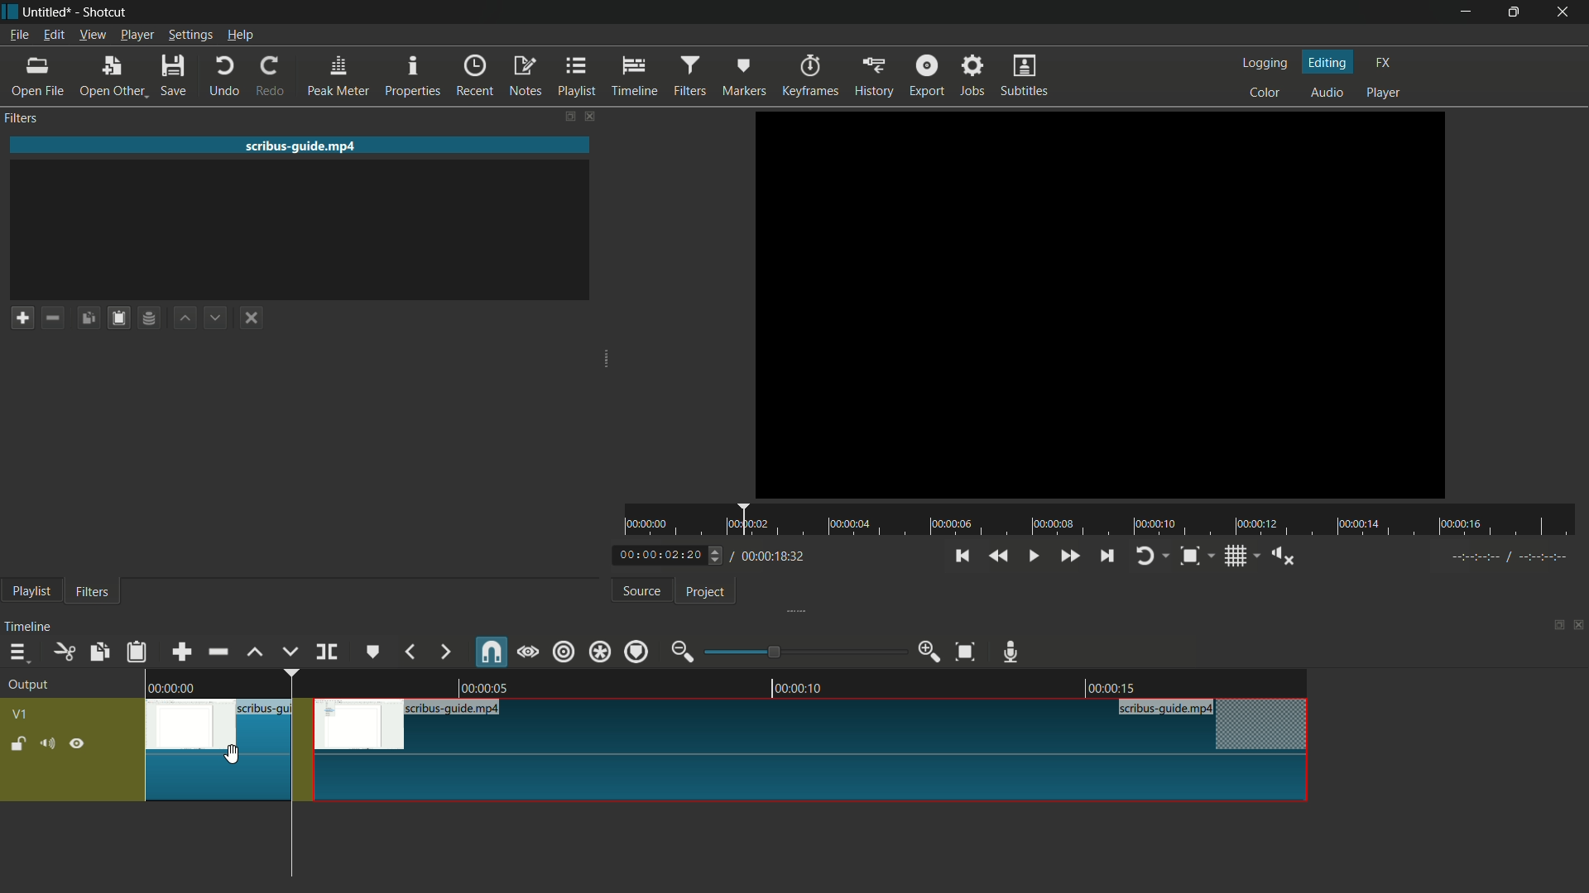 Image resolution: width=1589 pixels, height=893 pixels. Describe the element at coordinates (28, 685) in the screenshot. I see `output` at that location.